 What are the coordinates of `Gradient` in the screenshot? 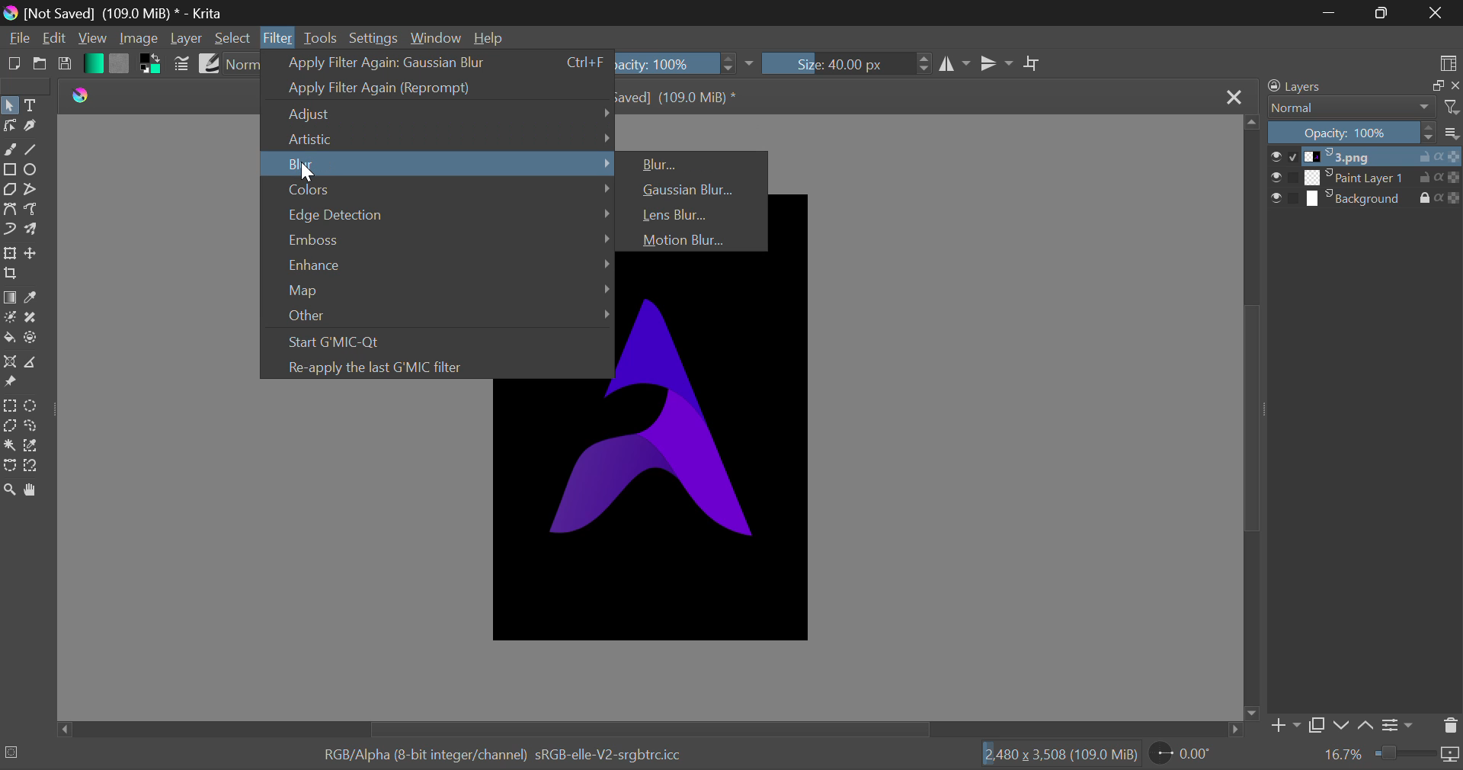 It's located at (92, 63).